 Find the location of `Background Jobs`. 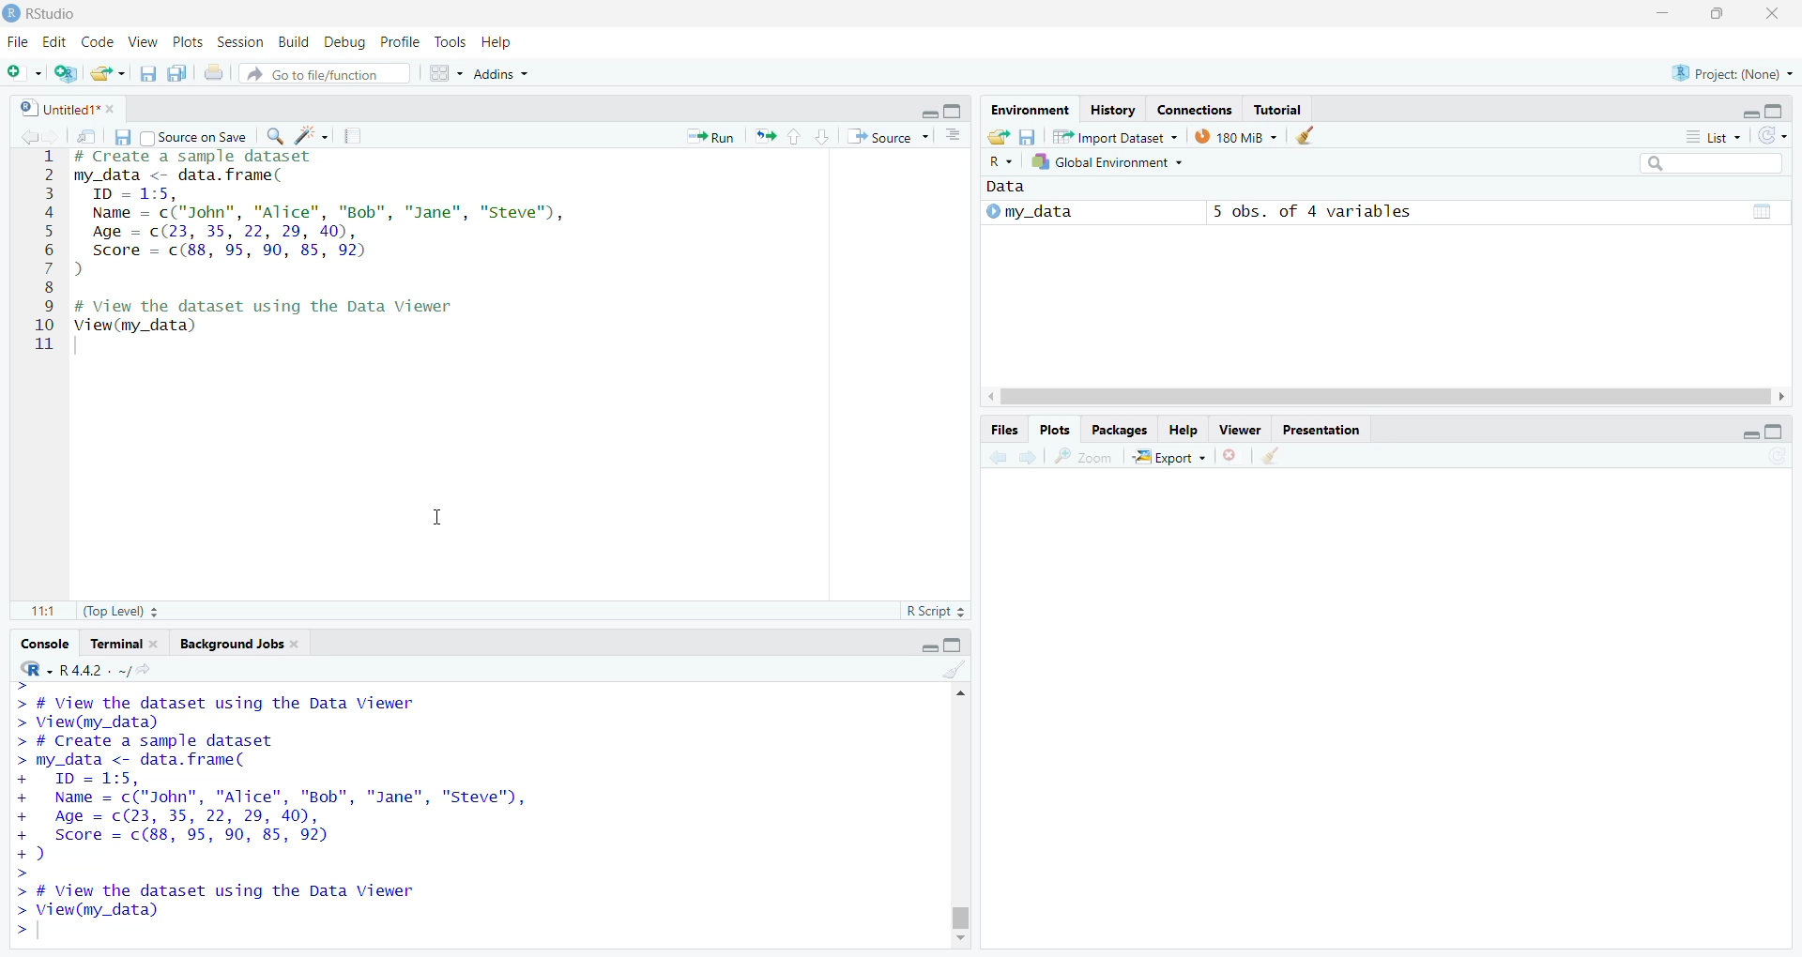

Background Jobs is located at coordinates (243, 646).